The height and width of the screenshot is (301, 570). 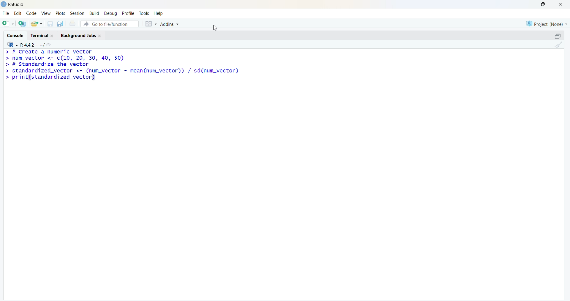 I want to click on go to file/function, so click(x=110, y=24).